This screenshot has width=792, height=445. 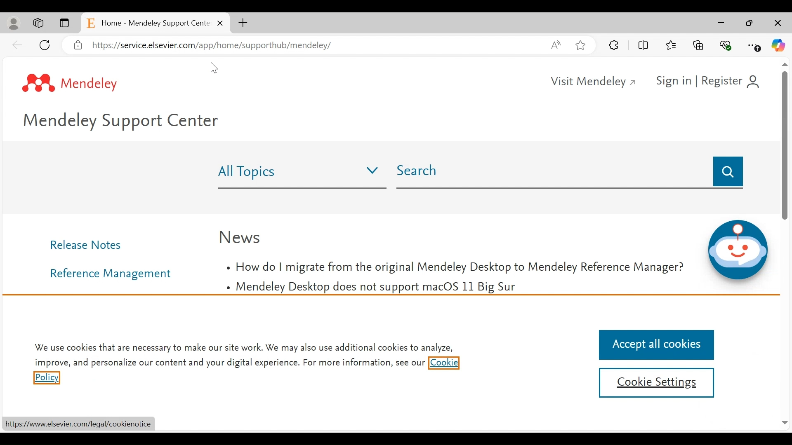 What do you see at coordinates (46, 45) in the screenshot?
I see `Reload` at bounding box center [46, 45].